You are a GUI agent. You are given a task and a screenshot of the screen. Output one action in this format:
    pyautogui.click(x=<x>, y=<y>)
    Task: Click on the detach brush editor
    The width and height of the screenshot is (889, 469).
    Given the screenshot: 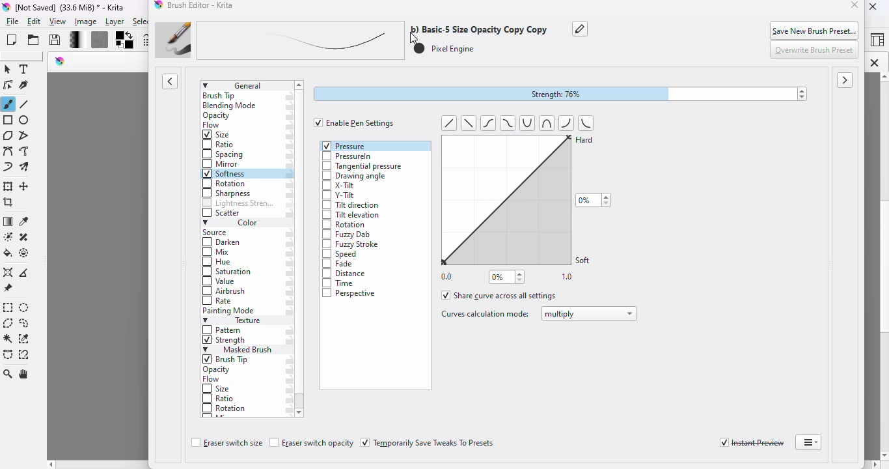 What is the action you would take?
    pyautogui.click(x=808, y=442)
    